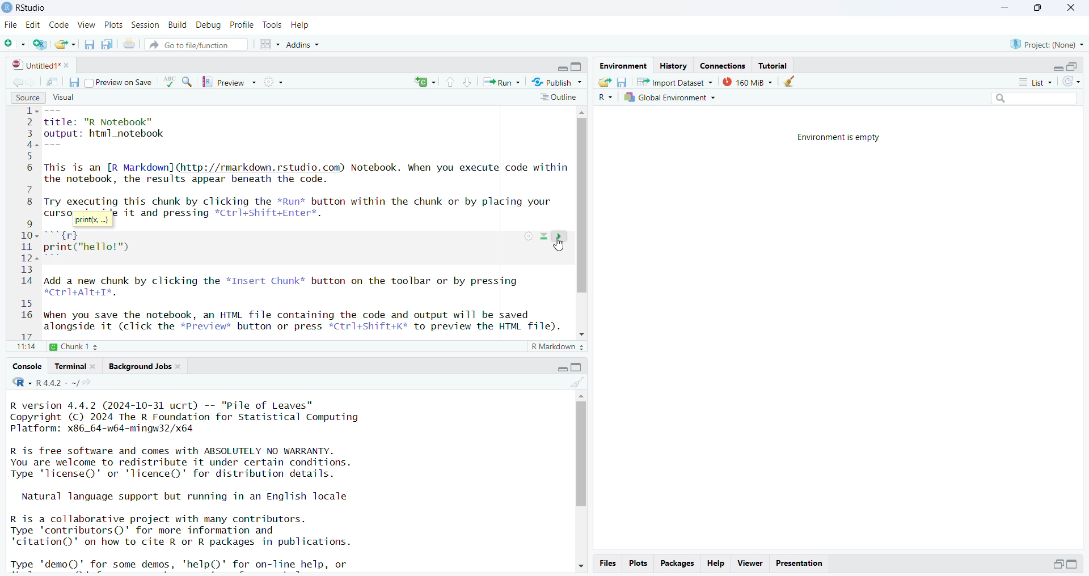 The width and height of the screenshot is (1089, 576). Describe the element at coordinates (30, 223) in the screenshot. I see `line numbers` at that location.